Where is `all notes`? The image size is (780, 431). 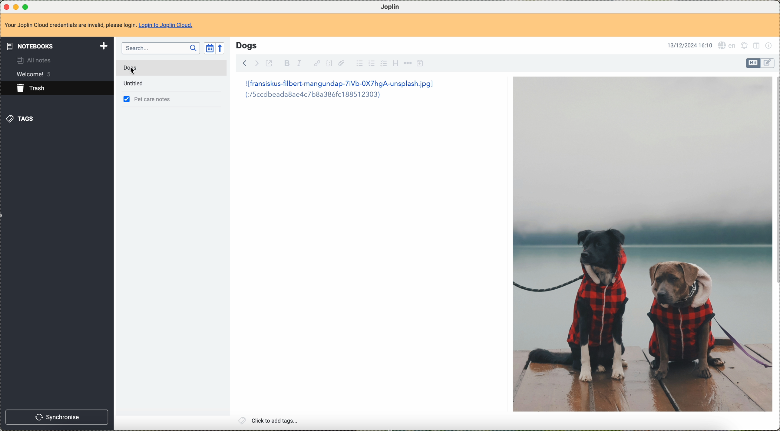 all notes is located at coordinates (35, 60).